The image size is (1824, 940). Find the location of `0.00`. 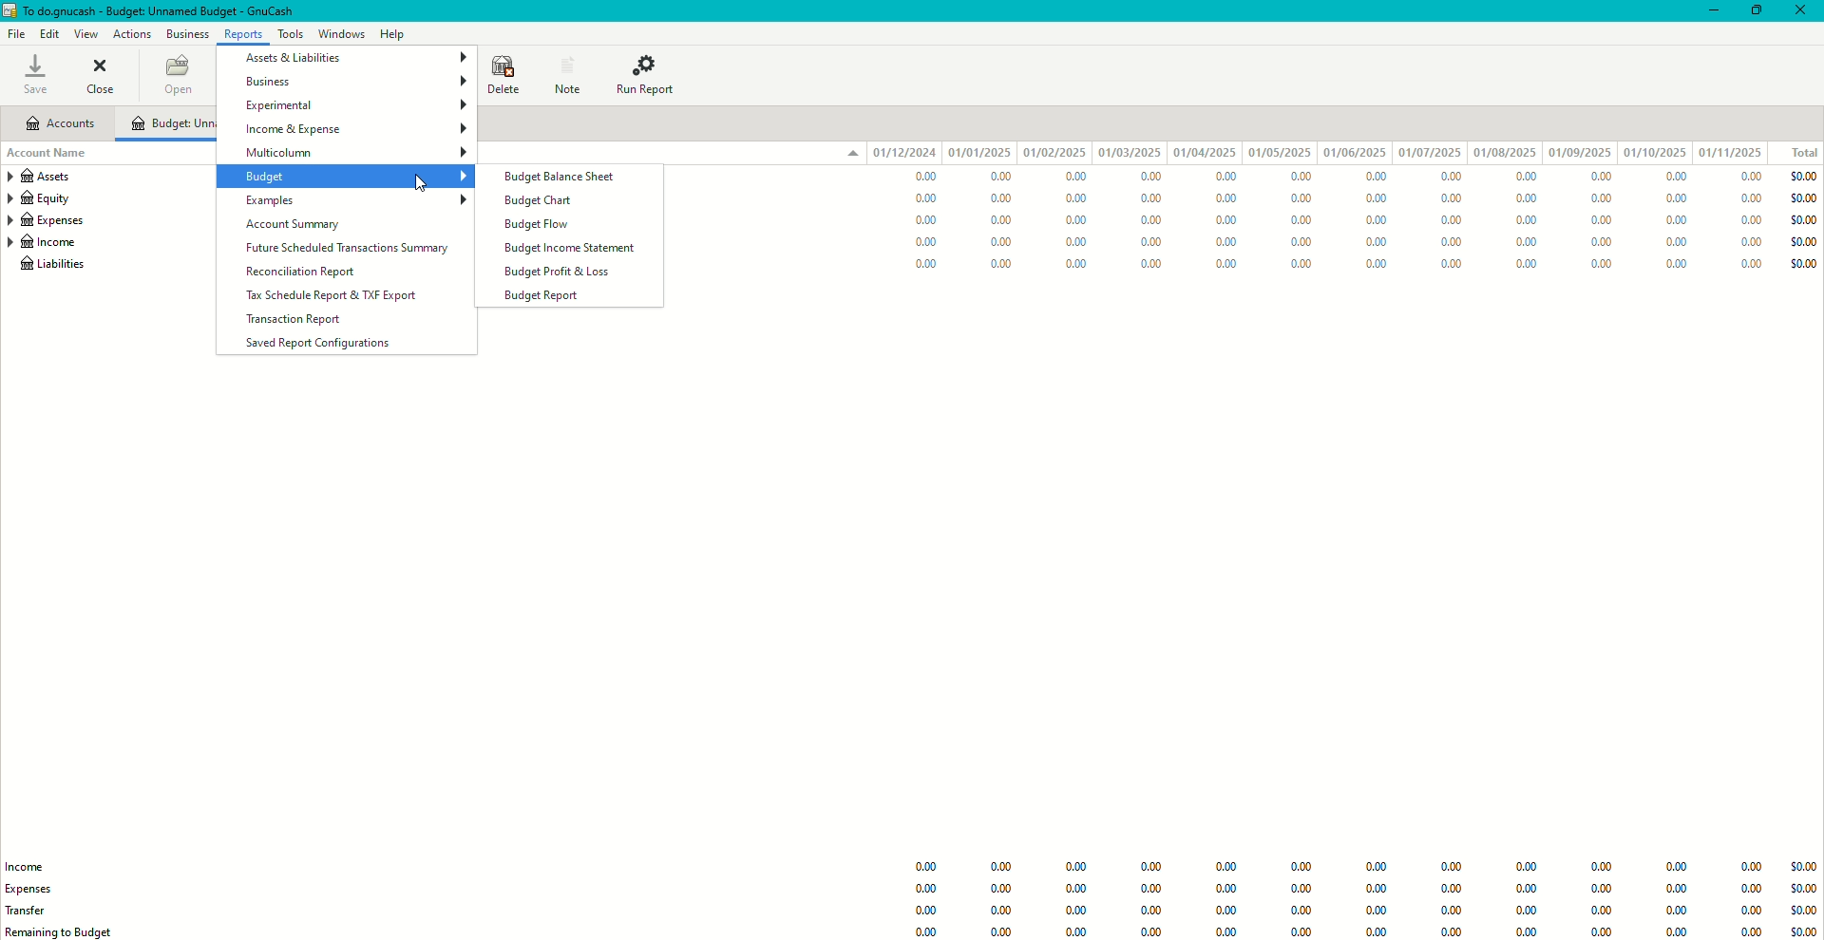

0.00 is located at coordinates (1451, 932).